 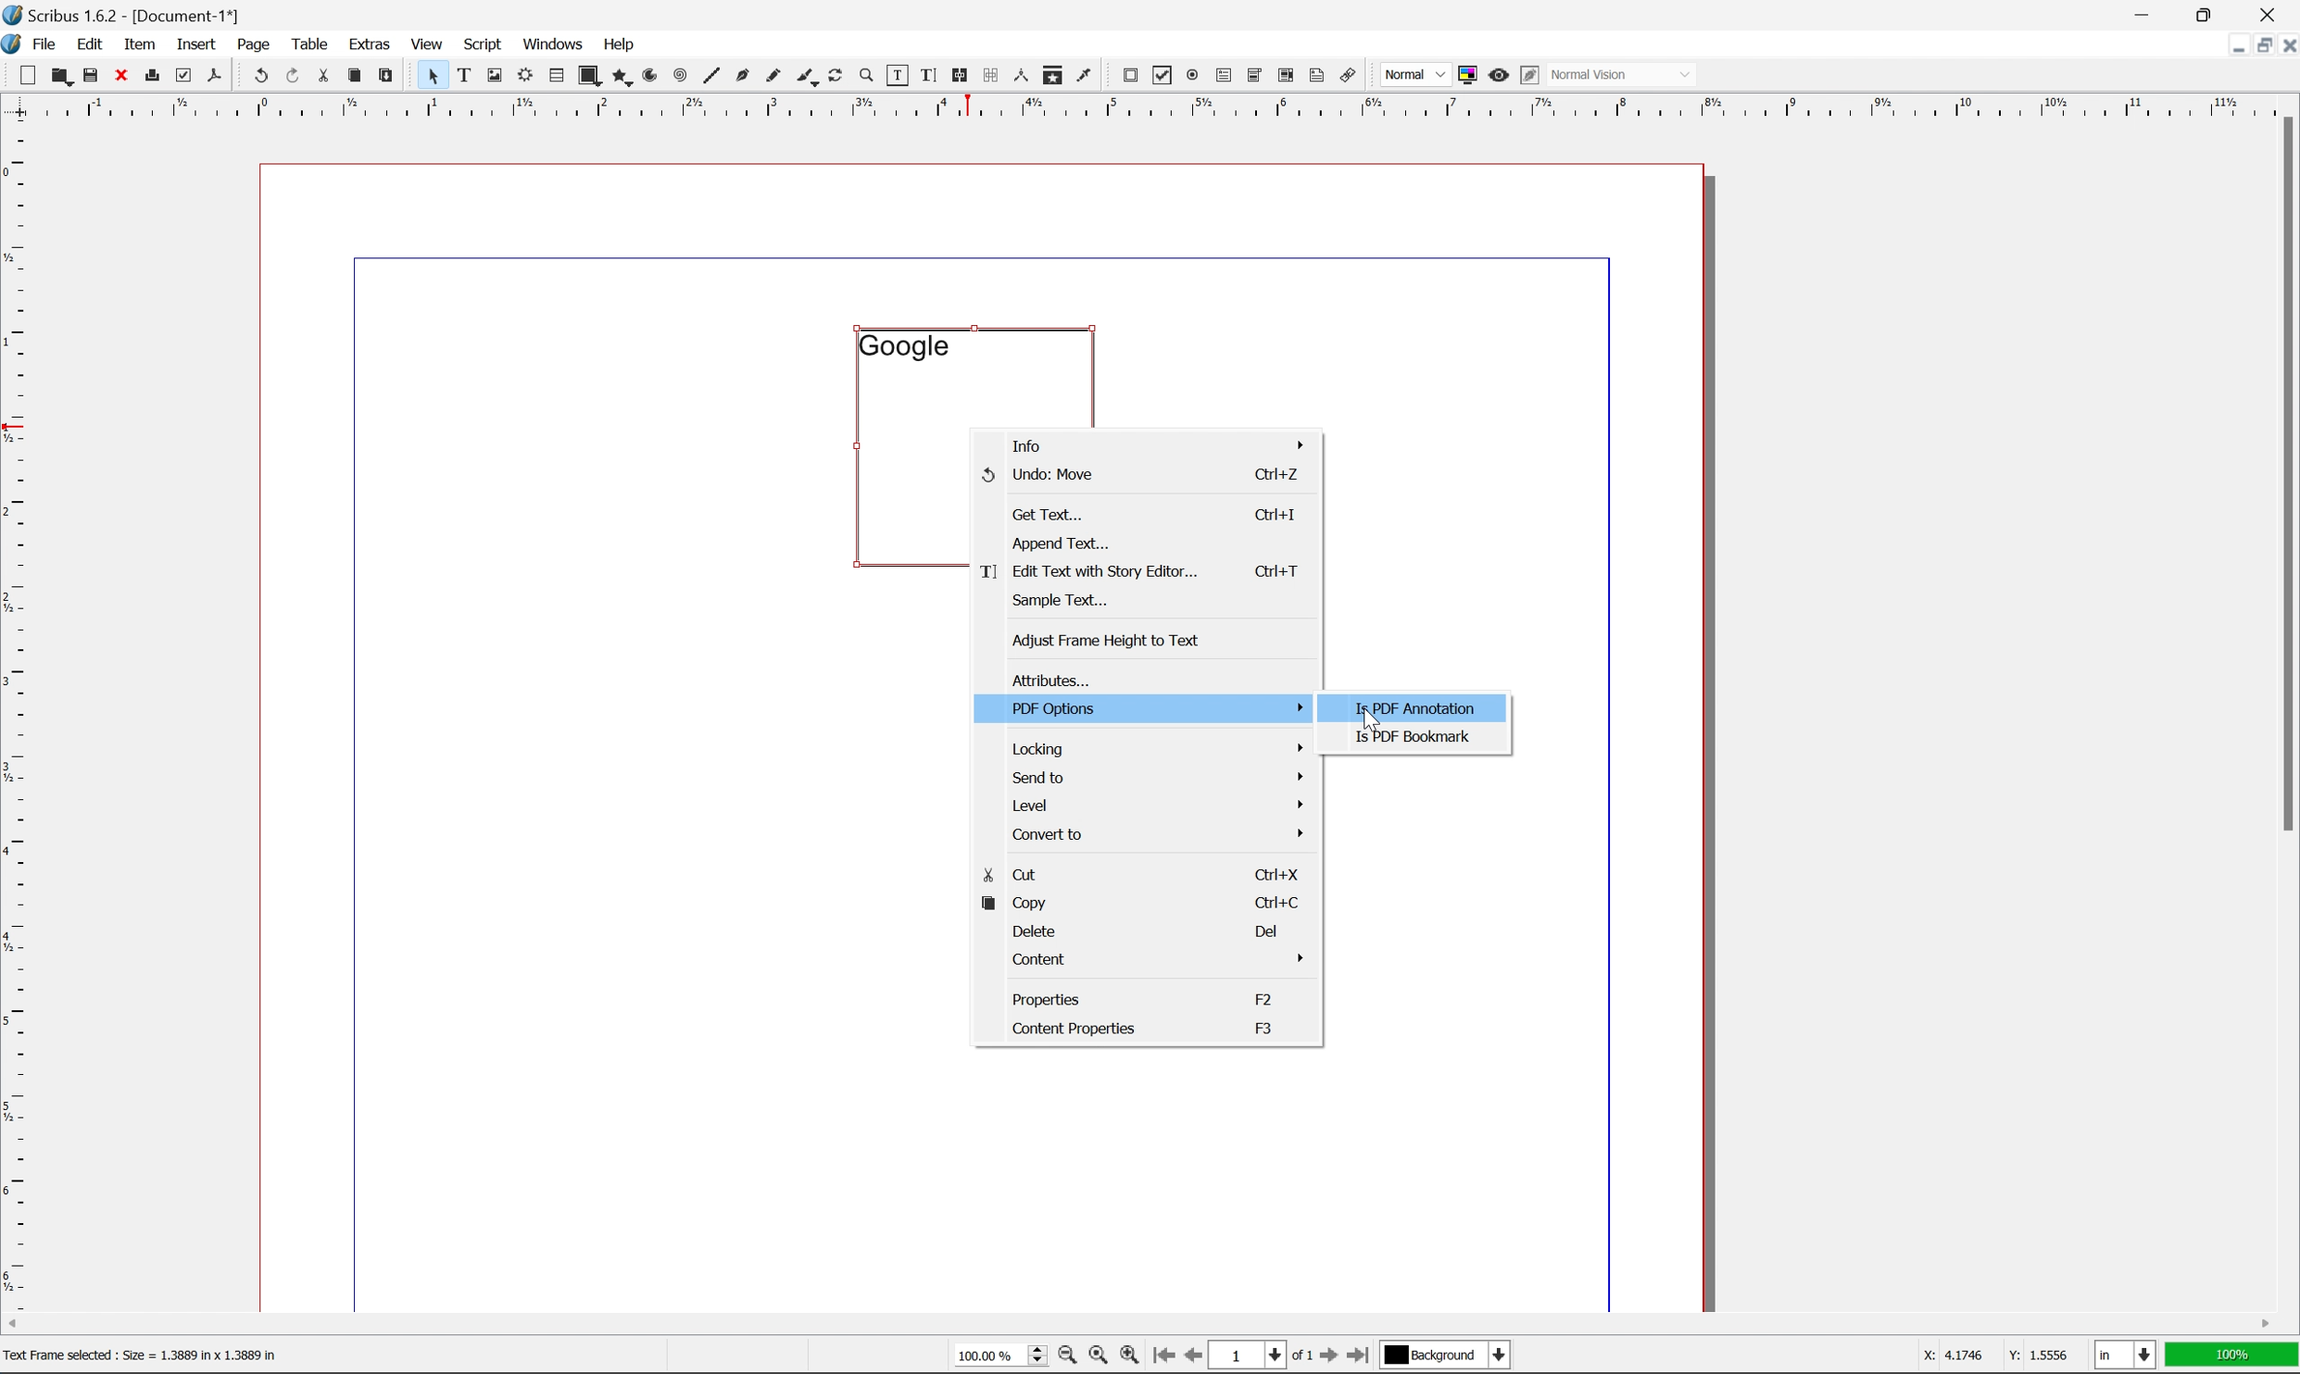 What do you see at coordinates (1013, 876) in the screenshot?
I see `cut` at bounding box center [1013, 876].